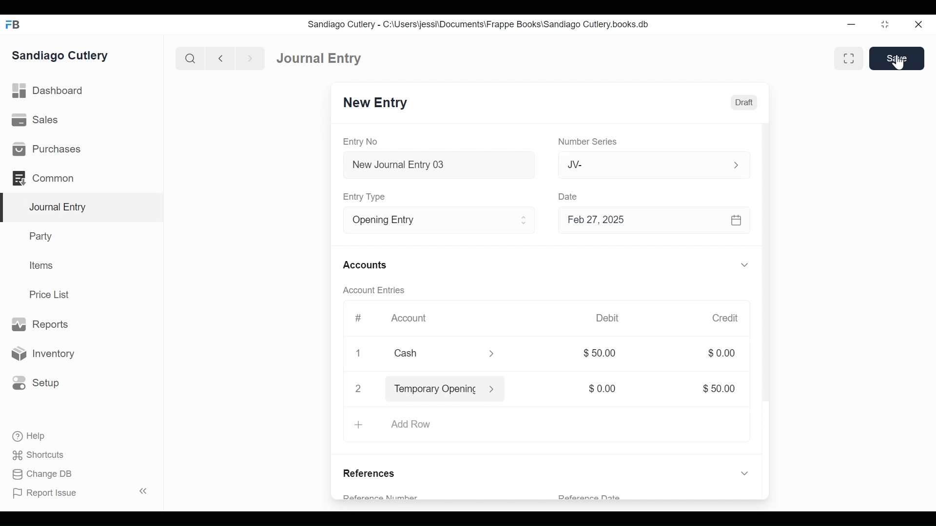  What do you see at coordinates (569, 196) in the screenshot?
I see `Date` at bounding box center [569, 196].